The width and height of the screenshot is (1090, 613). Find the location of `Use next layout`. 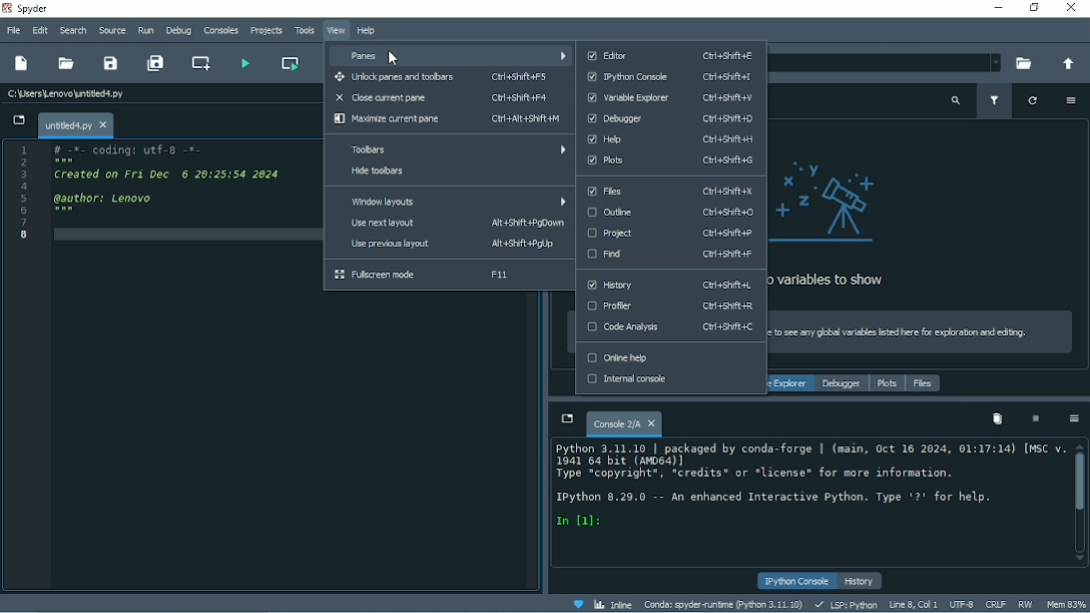

Use next layout is located at coordinates (447, 224).